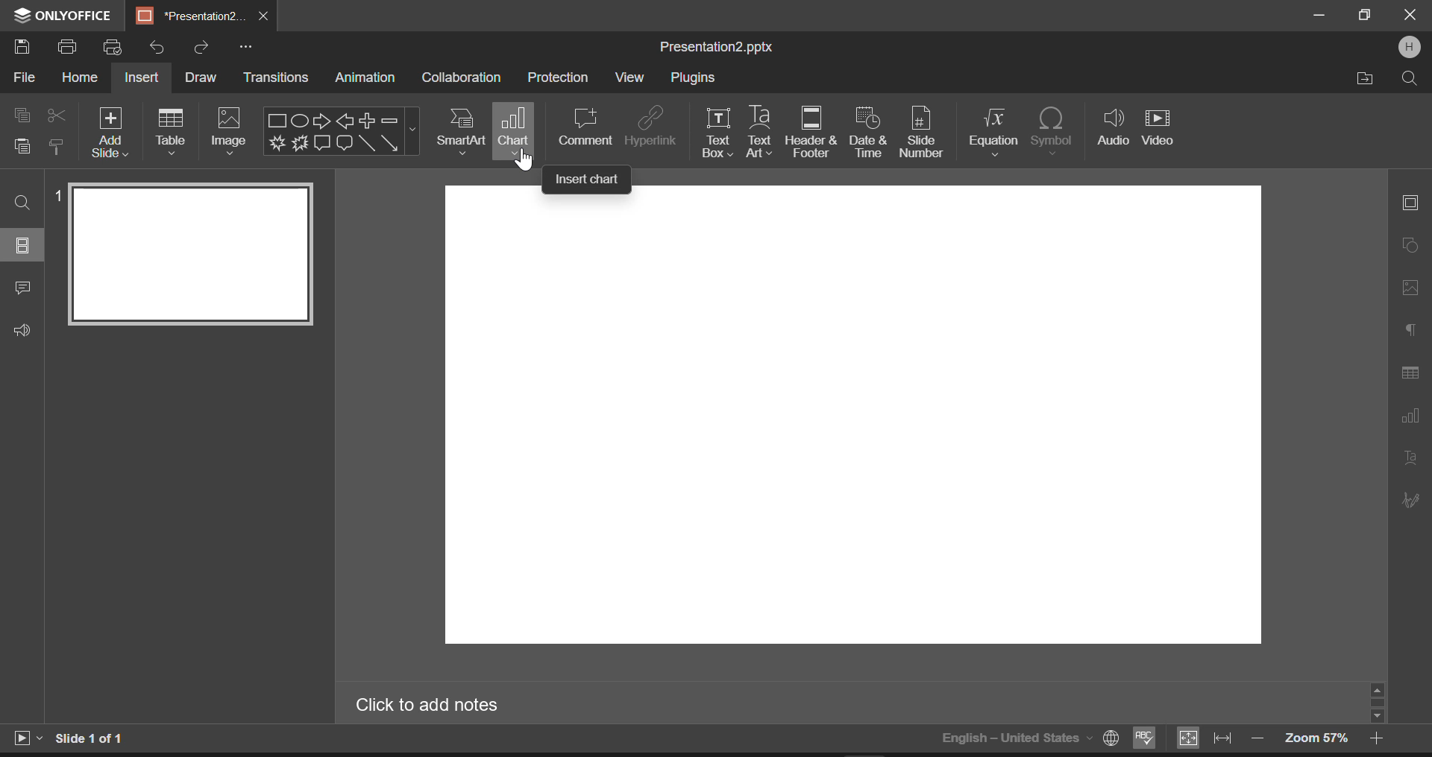 The height and width of the screenshot is (757, 1432). What do you see at coordinates (1410, 16) in the screenshot?
I see `Close` at bounding box center [1410, 16].